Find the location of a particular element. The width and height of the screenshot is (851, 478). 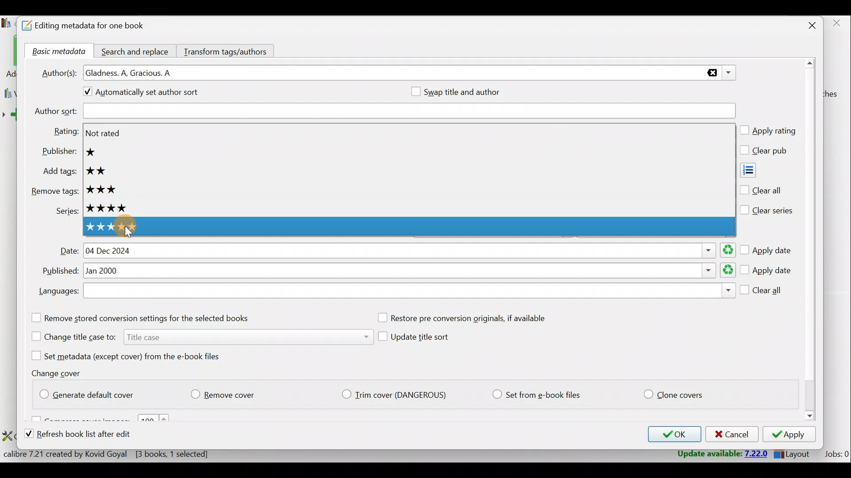

Series: is located at coordinates (66, 211).